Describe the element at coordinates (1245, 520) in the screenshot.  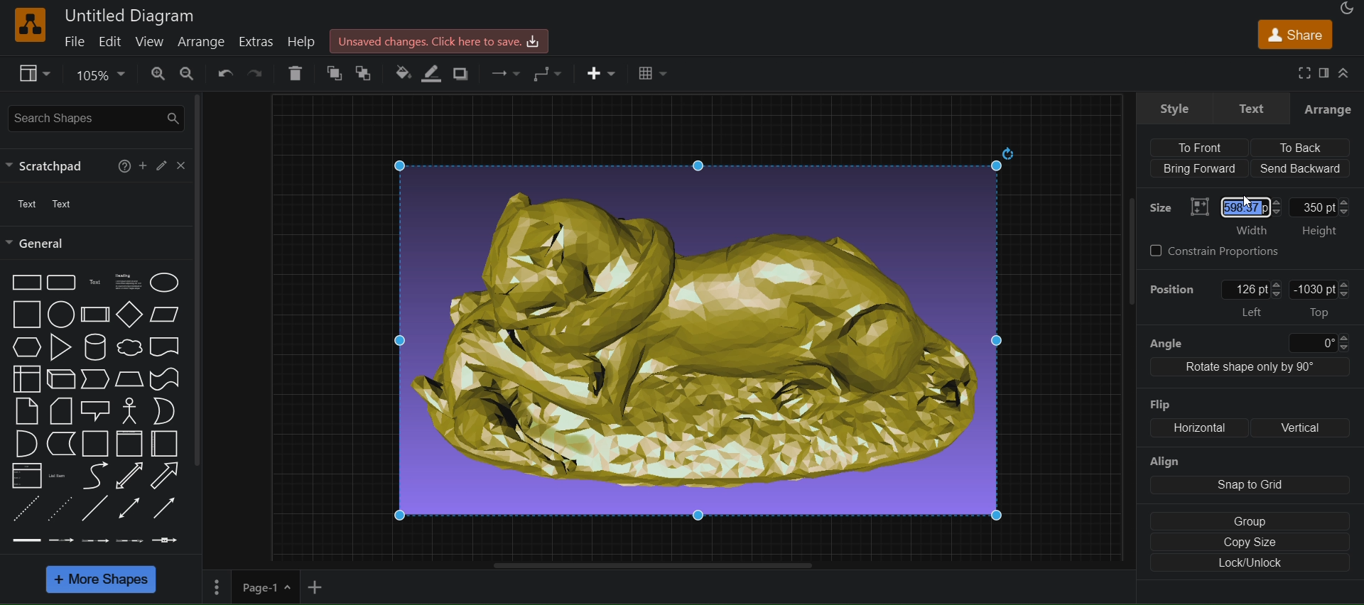
I see `group` at that location.